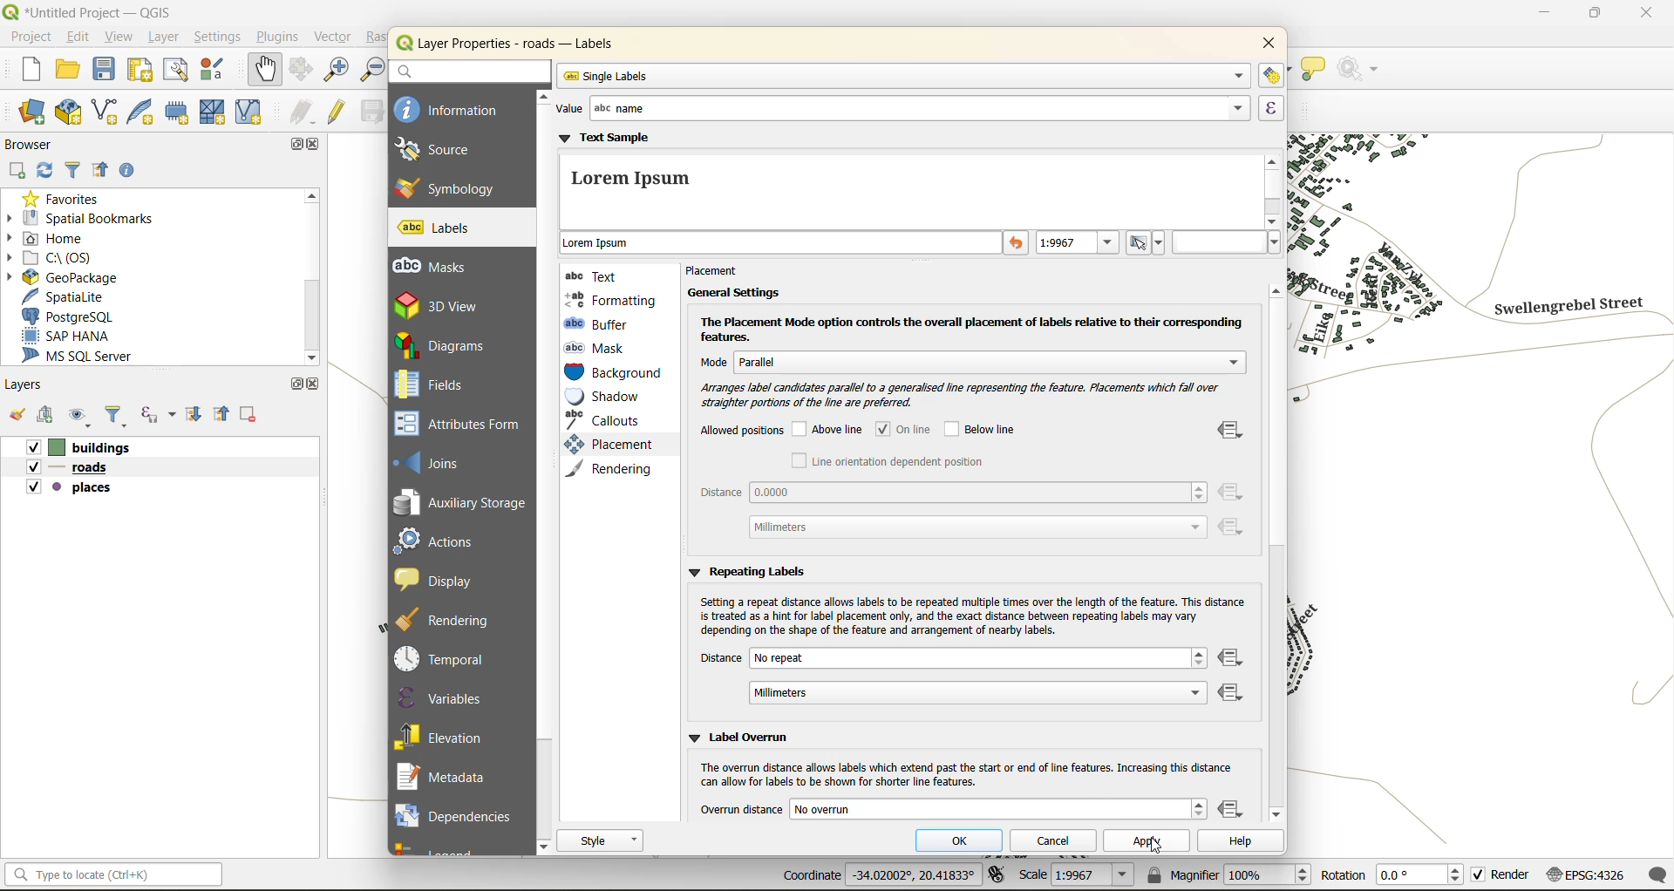  What do you see at coordinates (105, 69) in the screenshot?
I see `save` at bounding box center [105, 69].